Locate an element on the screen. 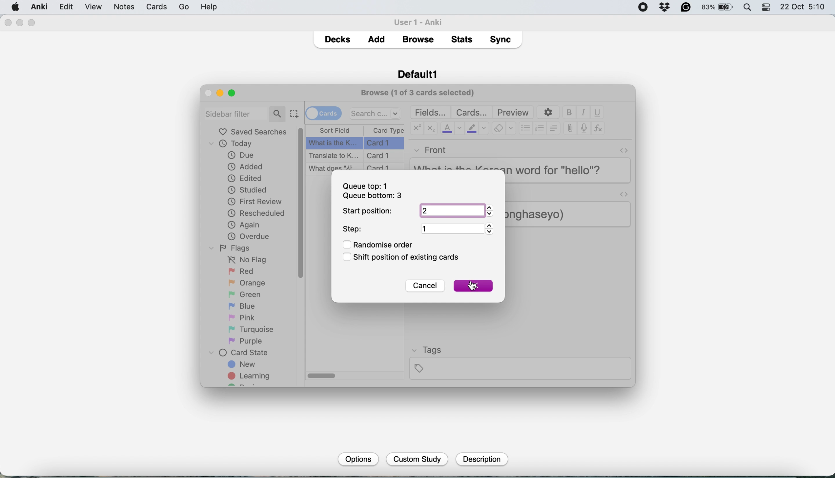 Image resolution: width=835 pixels, height=478 pixels. overdue is located at coordinates (248, 236).